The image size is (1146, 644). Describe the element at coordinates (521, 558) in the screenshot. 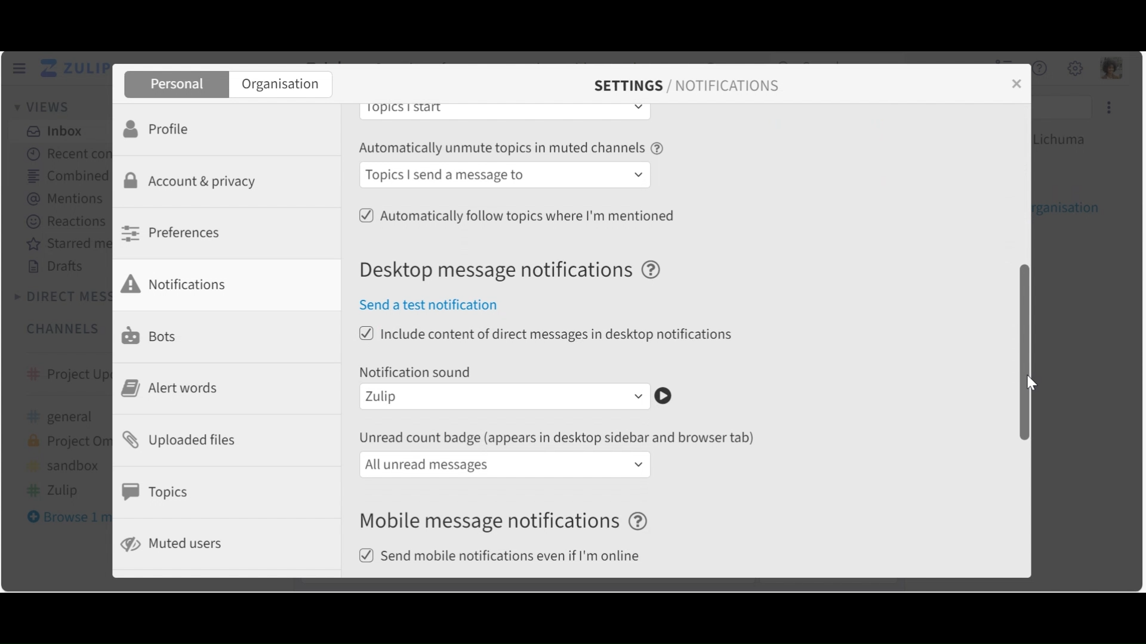

I see `(un)select send mobile notification even if I am online` at that location.